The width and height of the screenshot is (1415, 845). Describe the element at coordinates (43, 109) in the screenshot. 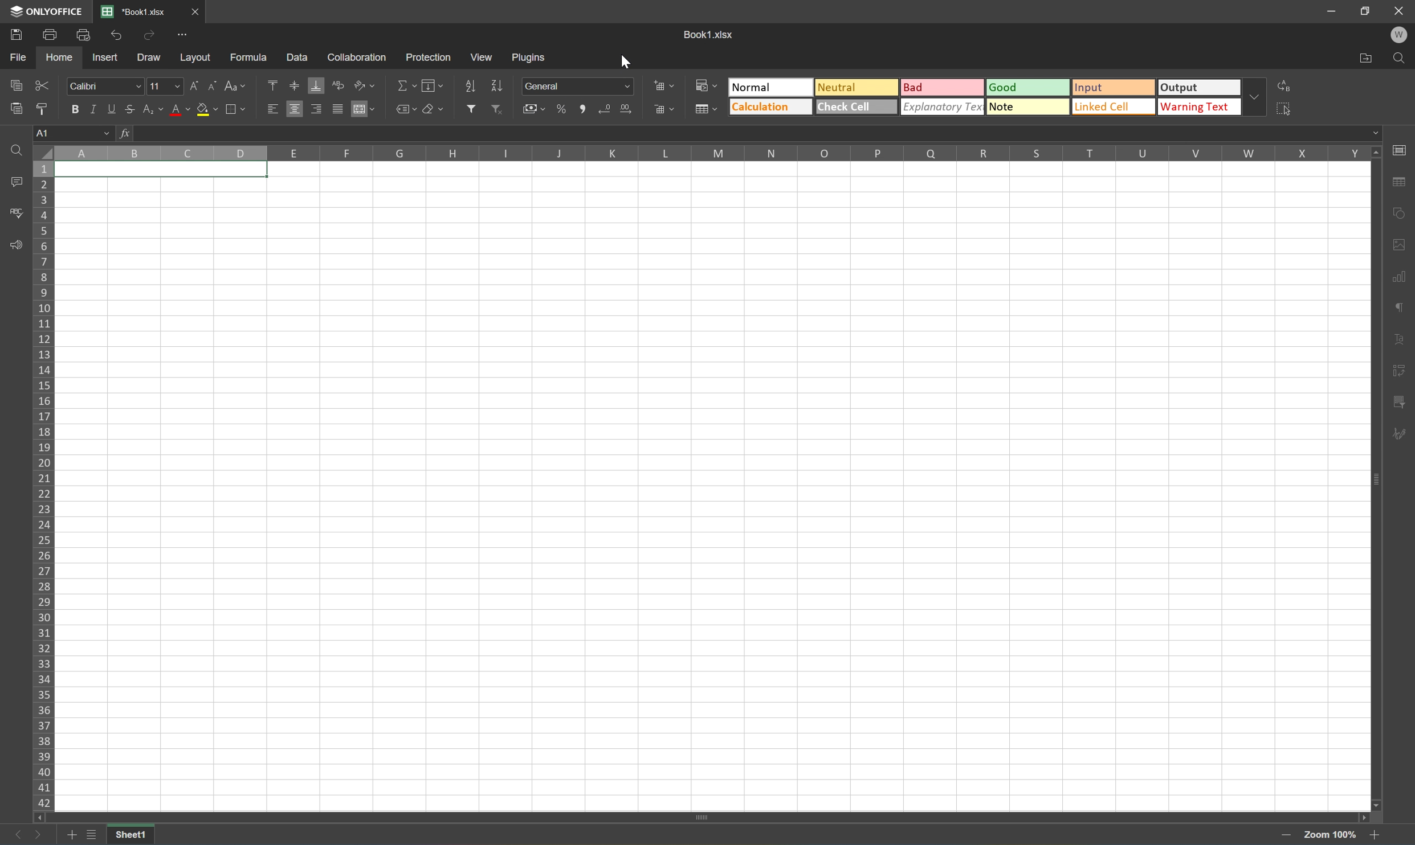

I see `Copy style` at that location.